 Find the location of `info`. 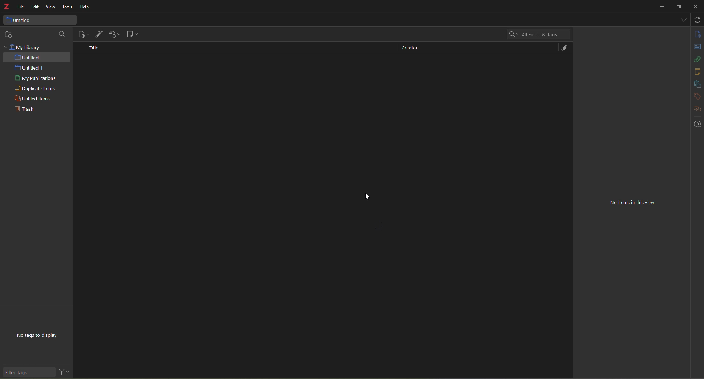

info is located at coordinates (584, 48).